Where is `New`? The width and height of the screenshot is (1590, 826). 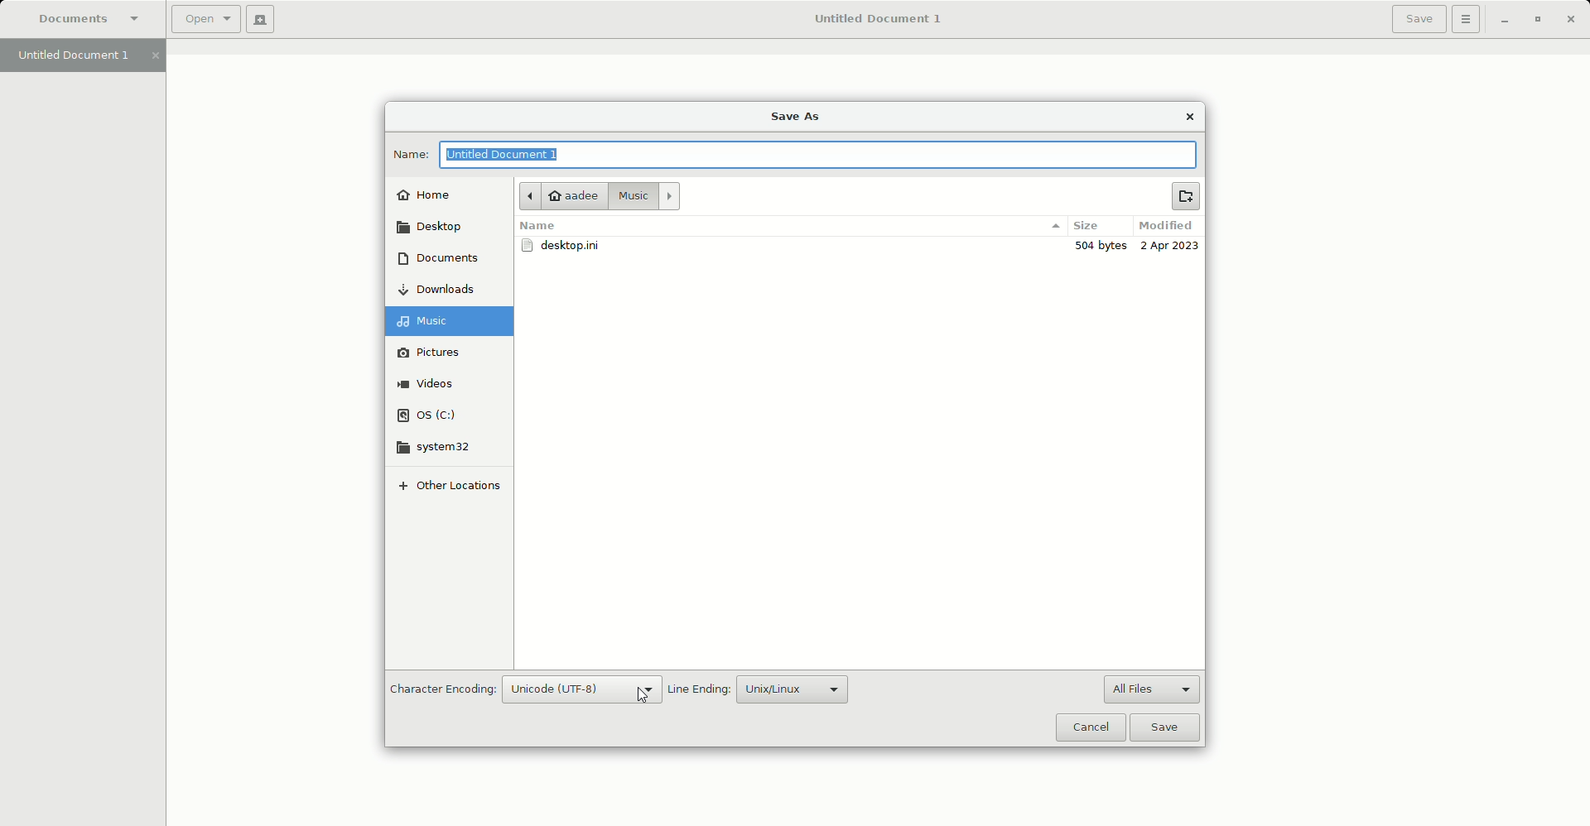 New is located at coordinates (1185, 197).